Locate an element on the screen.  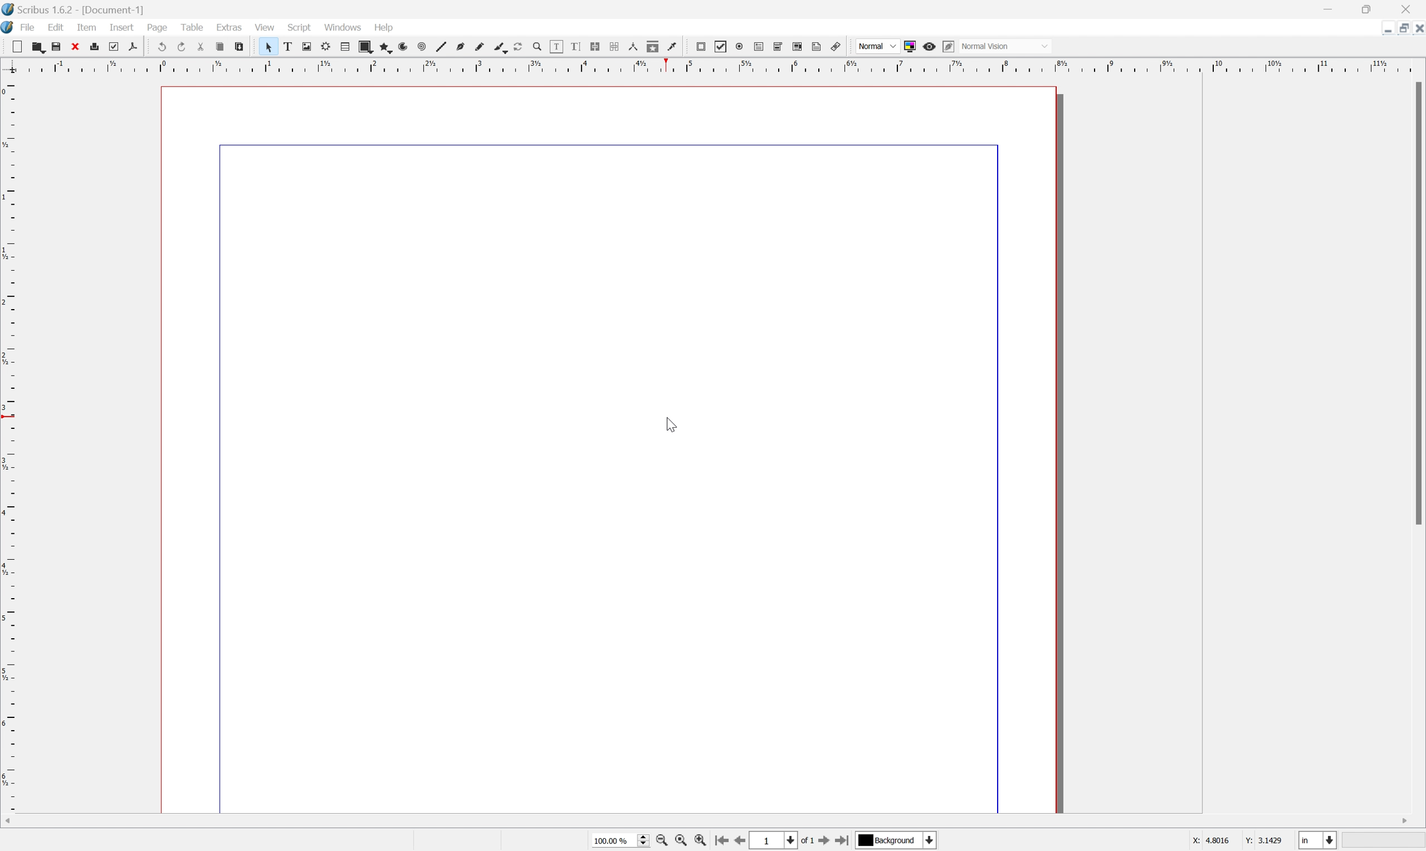
normal is located at coordinates (877, 46).